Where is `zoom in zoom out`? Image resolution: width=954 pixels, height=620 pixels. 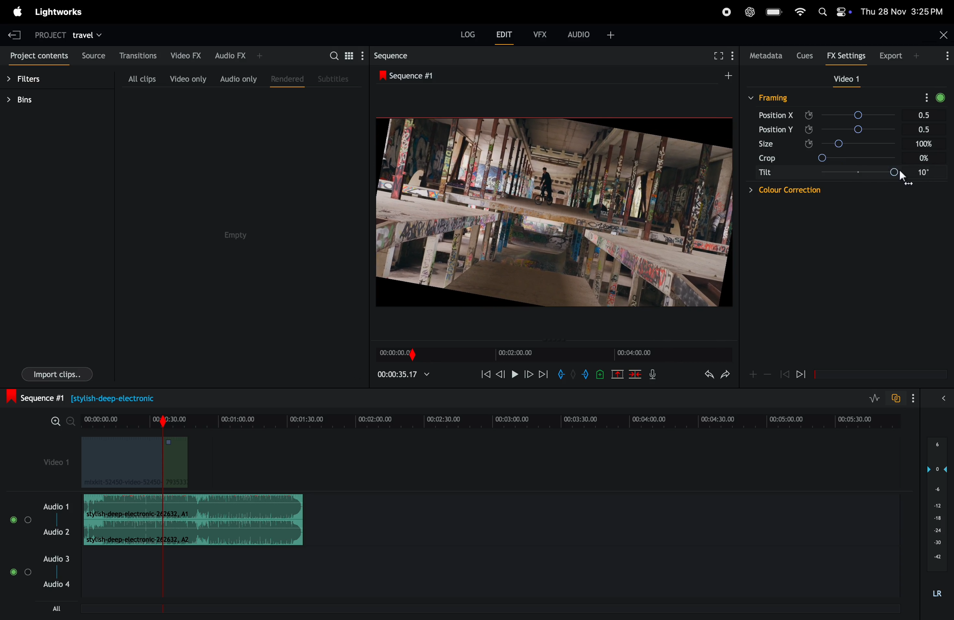 zoom in zoom out is located at coordinates (62, 422).